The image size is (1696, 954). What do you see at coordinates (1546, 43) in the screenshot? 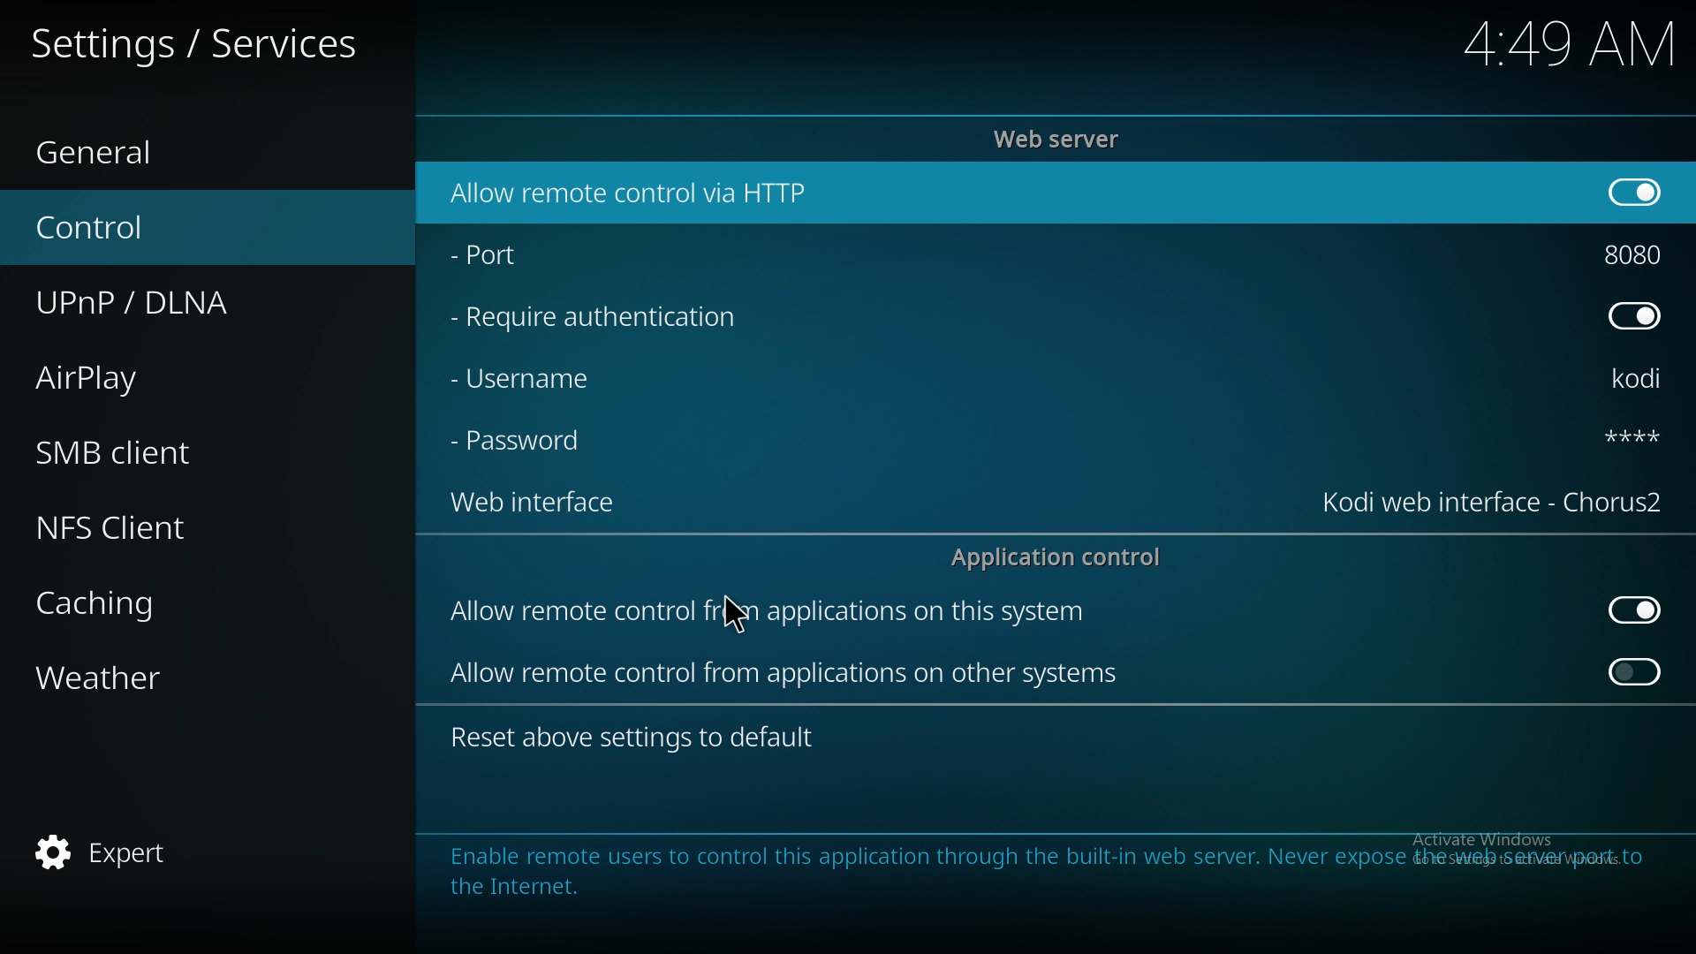
I see `` at bounding box center [1546, 43].